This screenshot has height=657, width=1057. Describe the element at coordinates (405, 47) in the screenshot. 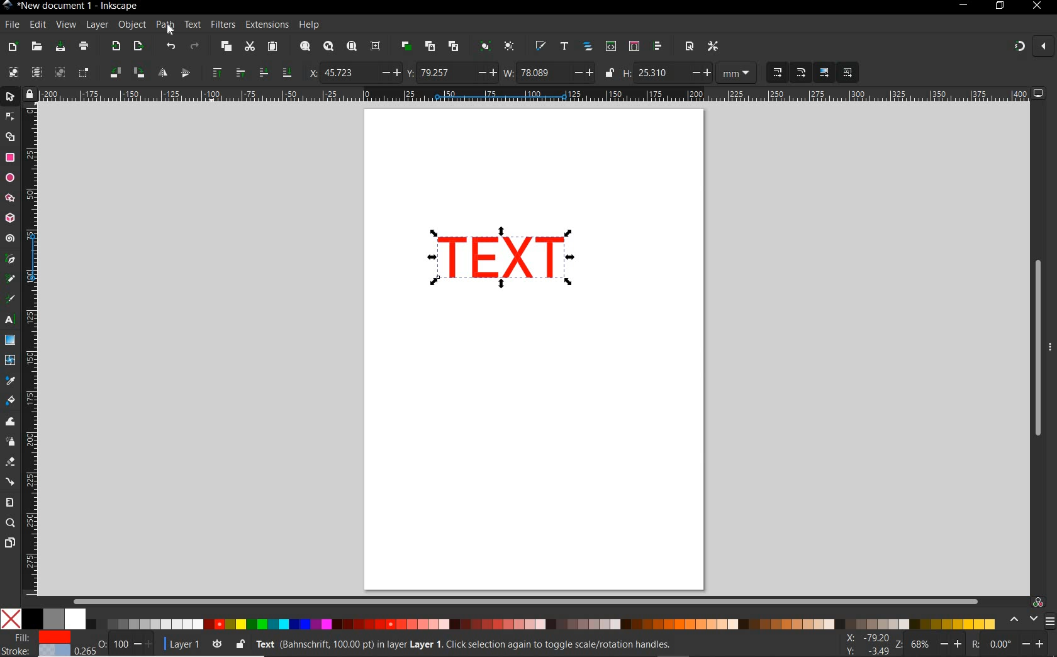

I see `DUPLICATE` at that location.